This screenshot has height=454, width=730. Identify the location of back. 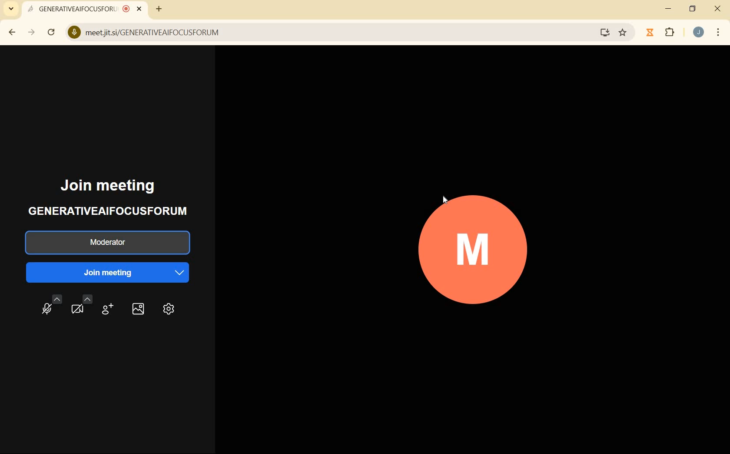
(10, 33).